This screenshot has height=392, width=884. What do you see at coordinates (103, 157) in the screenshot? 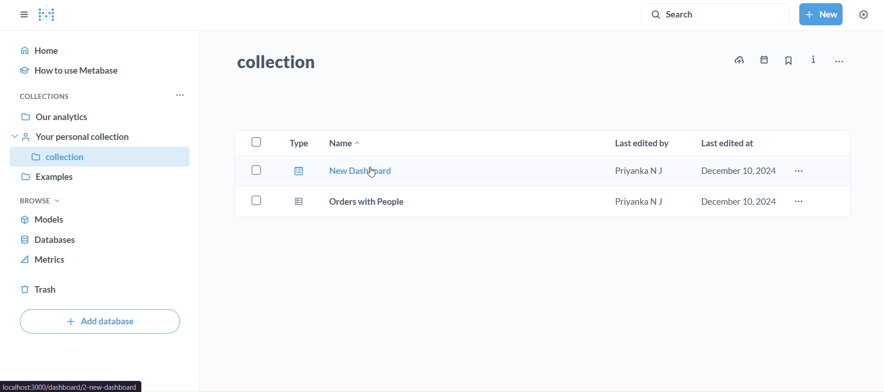
I see `collection` at bounding box center [103, 157].